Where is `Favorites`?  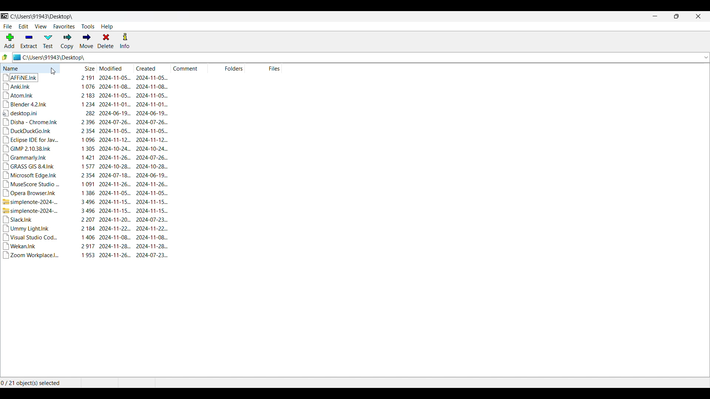
Favorites is located at coordinates (64, 27).